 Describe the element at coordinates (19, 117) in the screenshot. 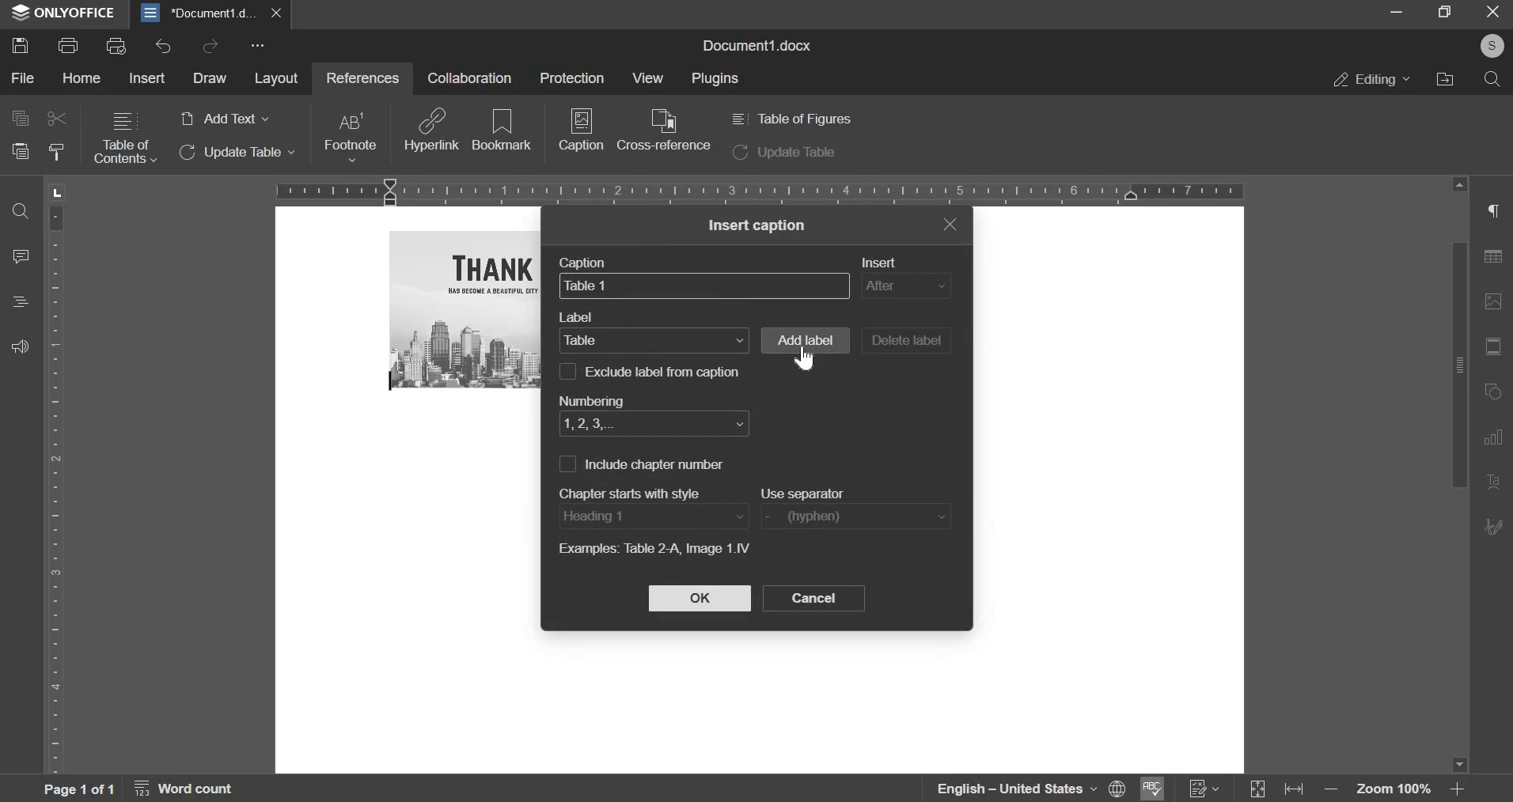

I see `copy` at that location.